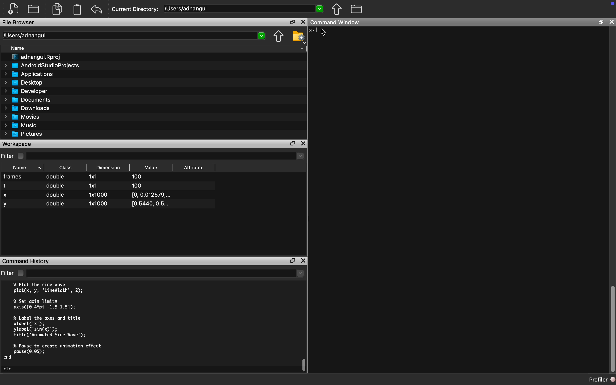 This screenshot has height=385, width=616. What do you see at coordinates (18, 144) in the screenshot?
I see `Workspace` at bounding box center [18, 144].